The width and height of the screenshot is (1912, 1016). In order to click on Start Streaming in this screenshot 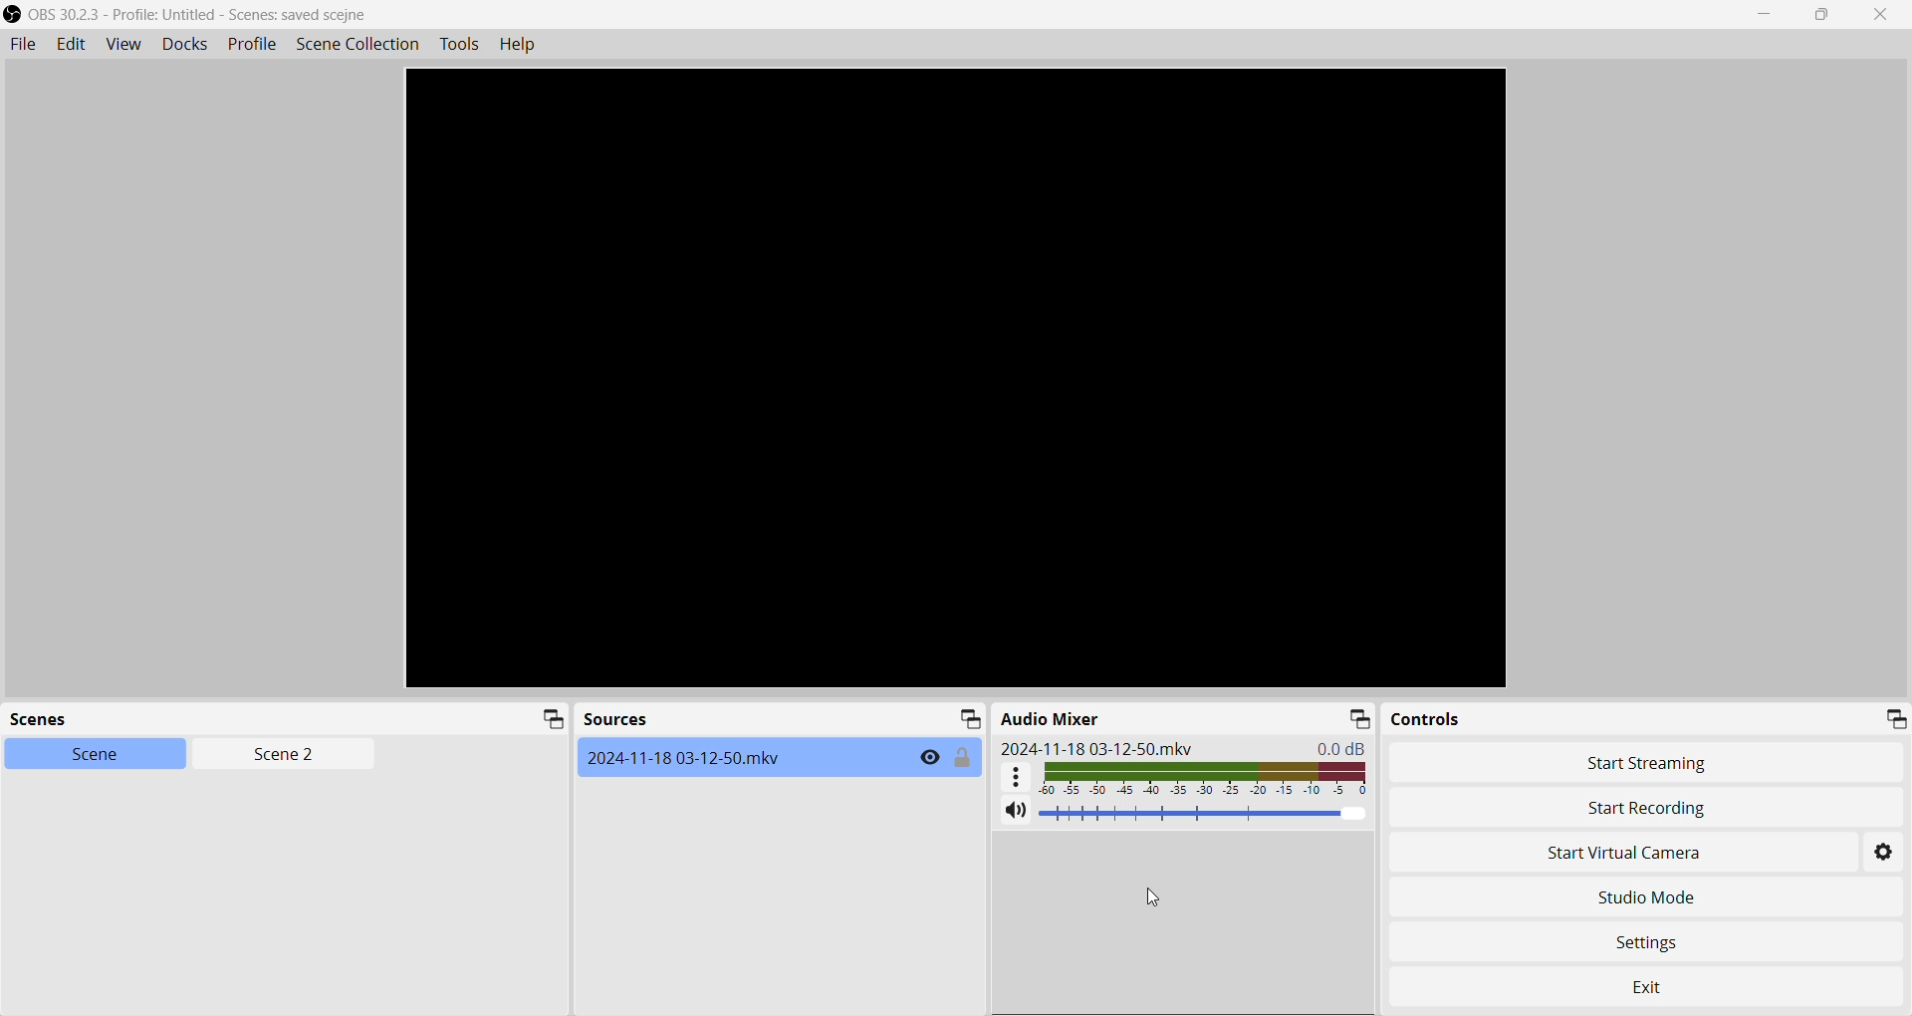, I will do `click(1652, 763)`.